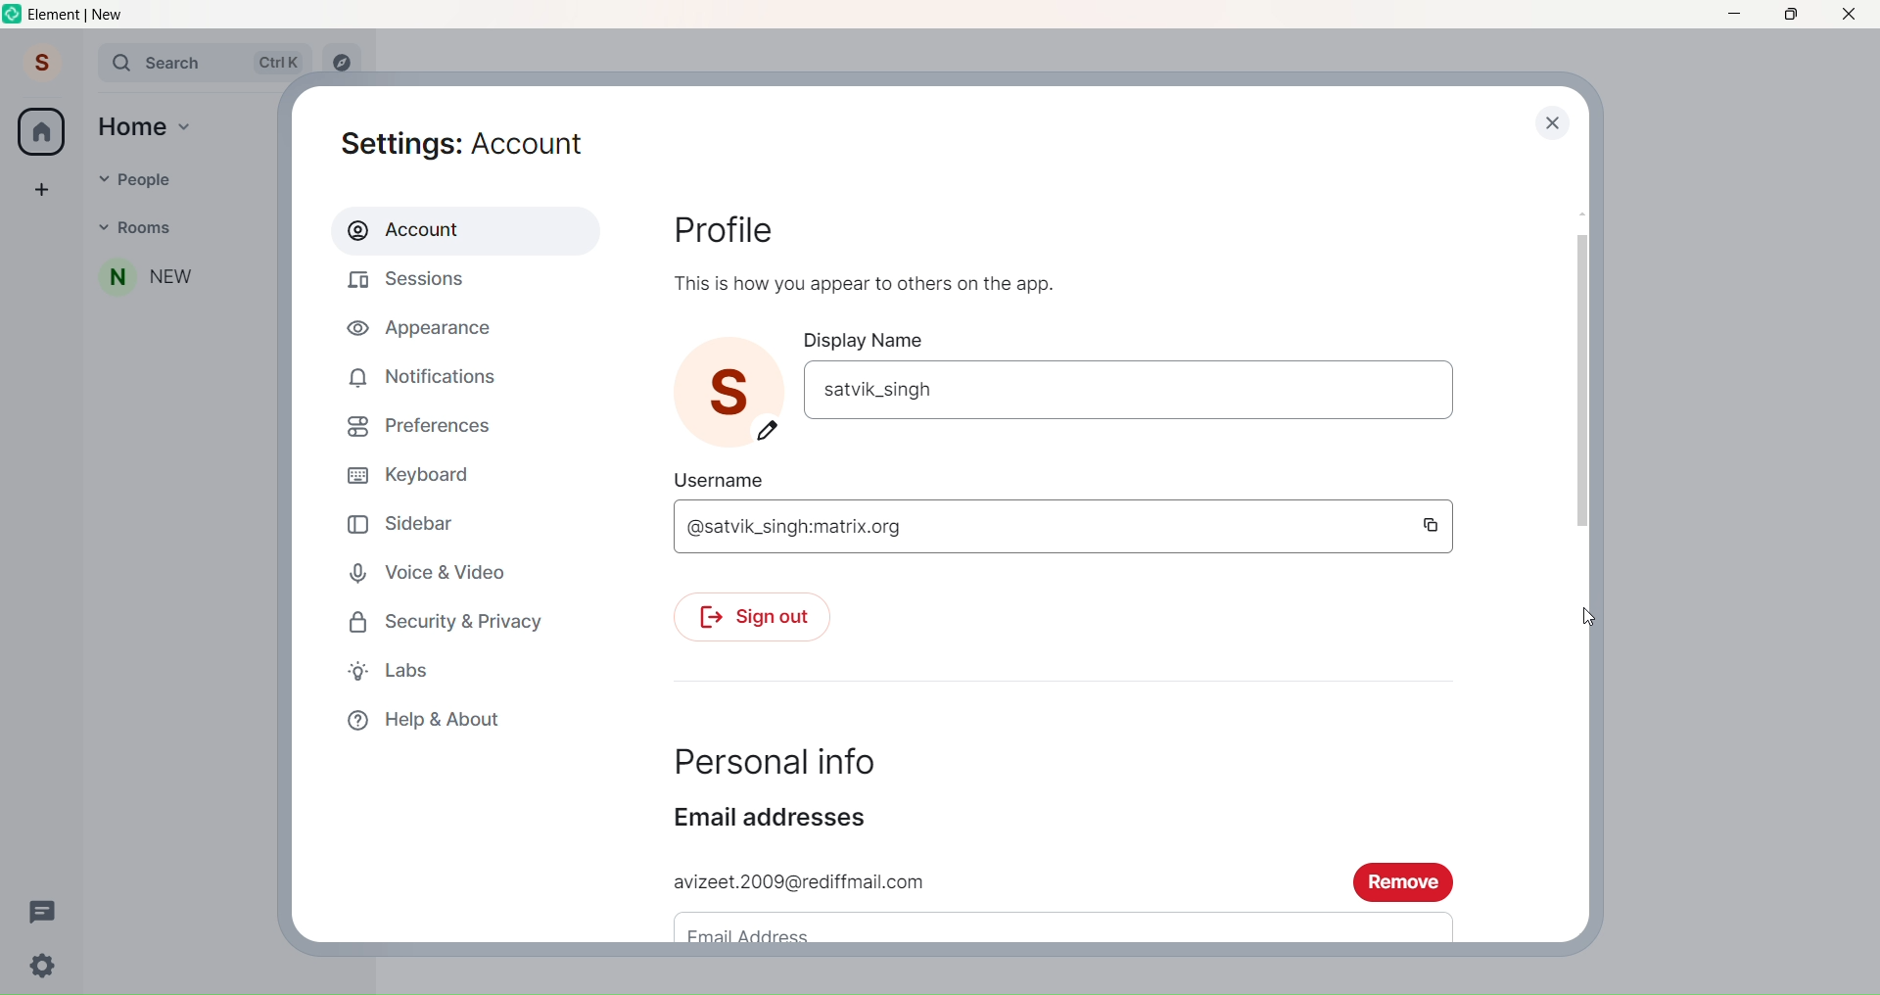 The image size is (1880, 995). I want to click on Profile, so click(38, 65).